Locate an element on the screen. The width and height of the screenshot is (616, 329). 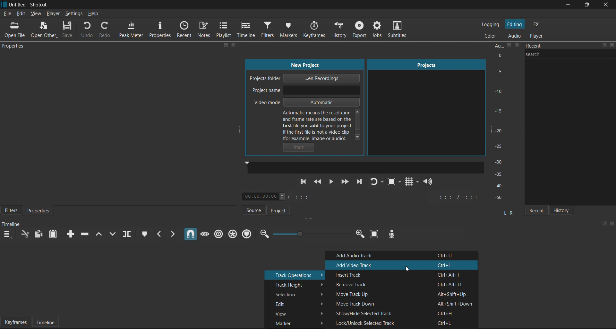
Edit is located at coordinates (21, 14).